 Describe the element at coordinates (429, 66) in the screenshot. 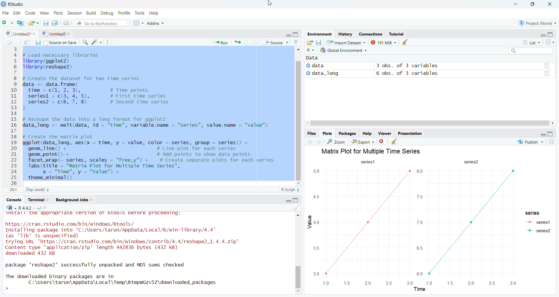

I see `data 3 obs. of 3 variables` at that location.